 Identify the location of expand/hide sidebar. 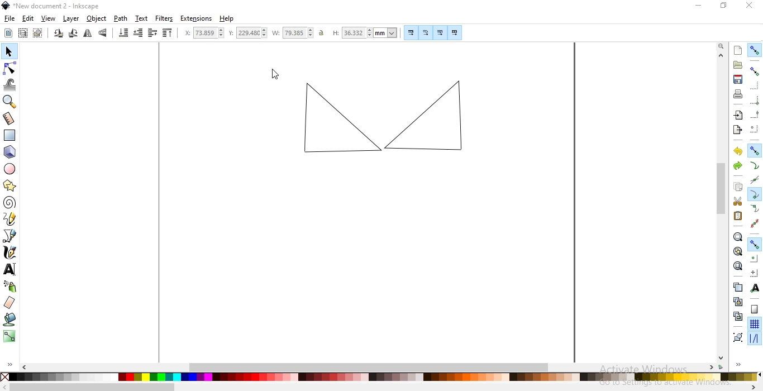
(13, 362).